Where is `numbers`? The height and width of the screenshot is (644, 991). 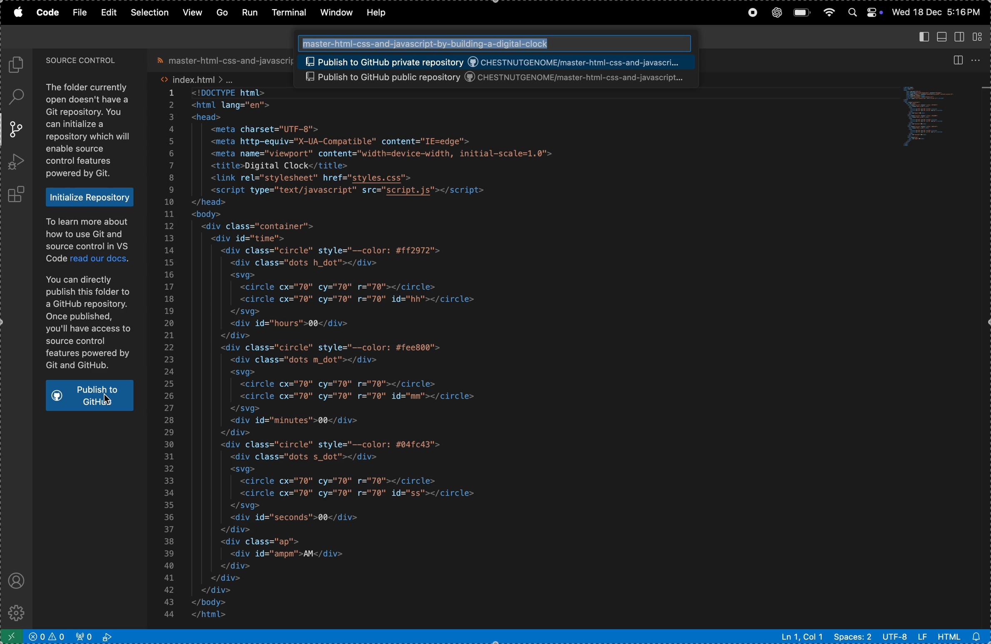
numbers is located at coordinates (171, 356).